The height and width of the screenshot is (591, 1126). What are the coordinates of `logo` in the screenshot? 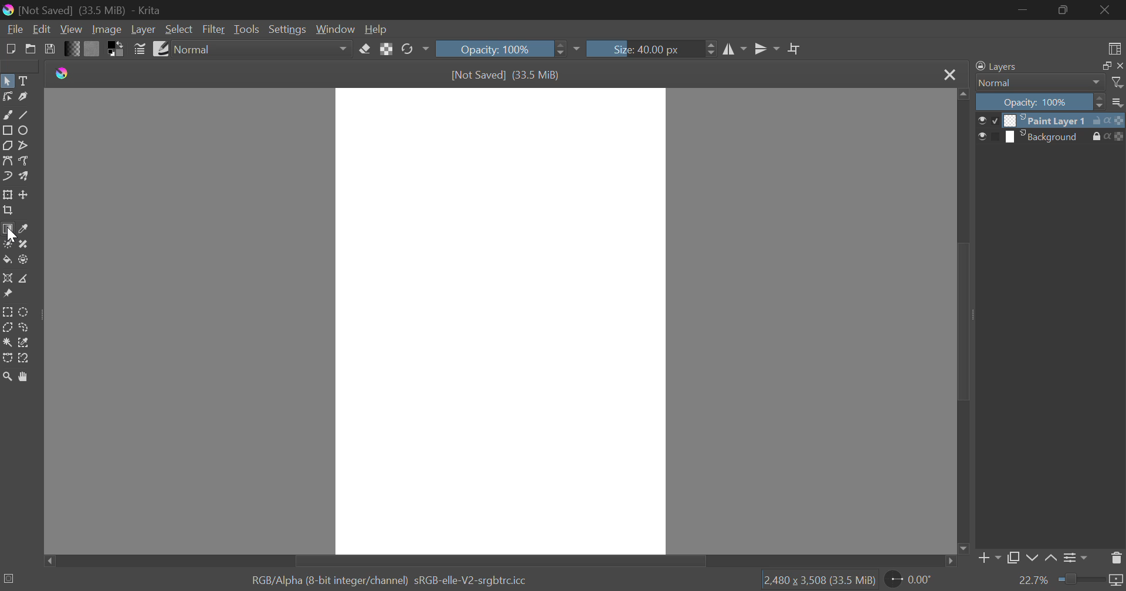 It's located at (65, 73).